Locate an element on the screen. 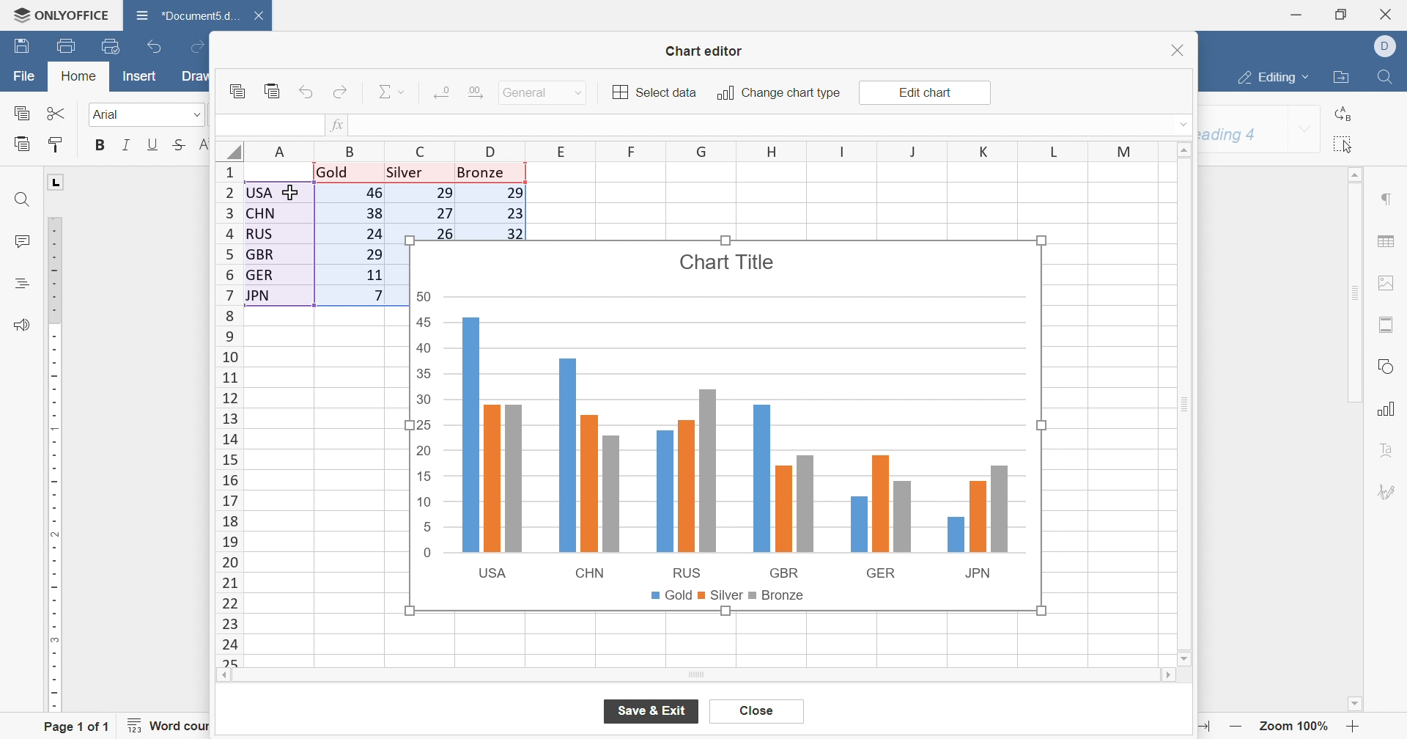 Image resolution: width=1407 pixels, height=739 pixels. Table is located at coordinates (465, 200).